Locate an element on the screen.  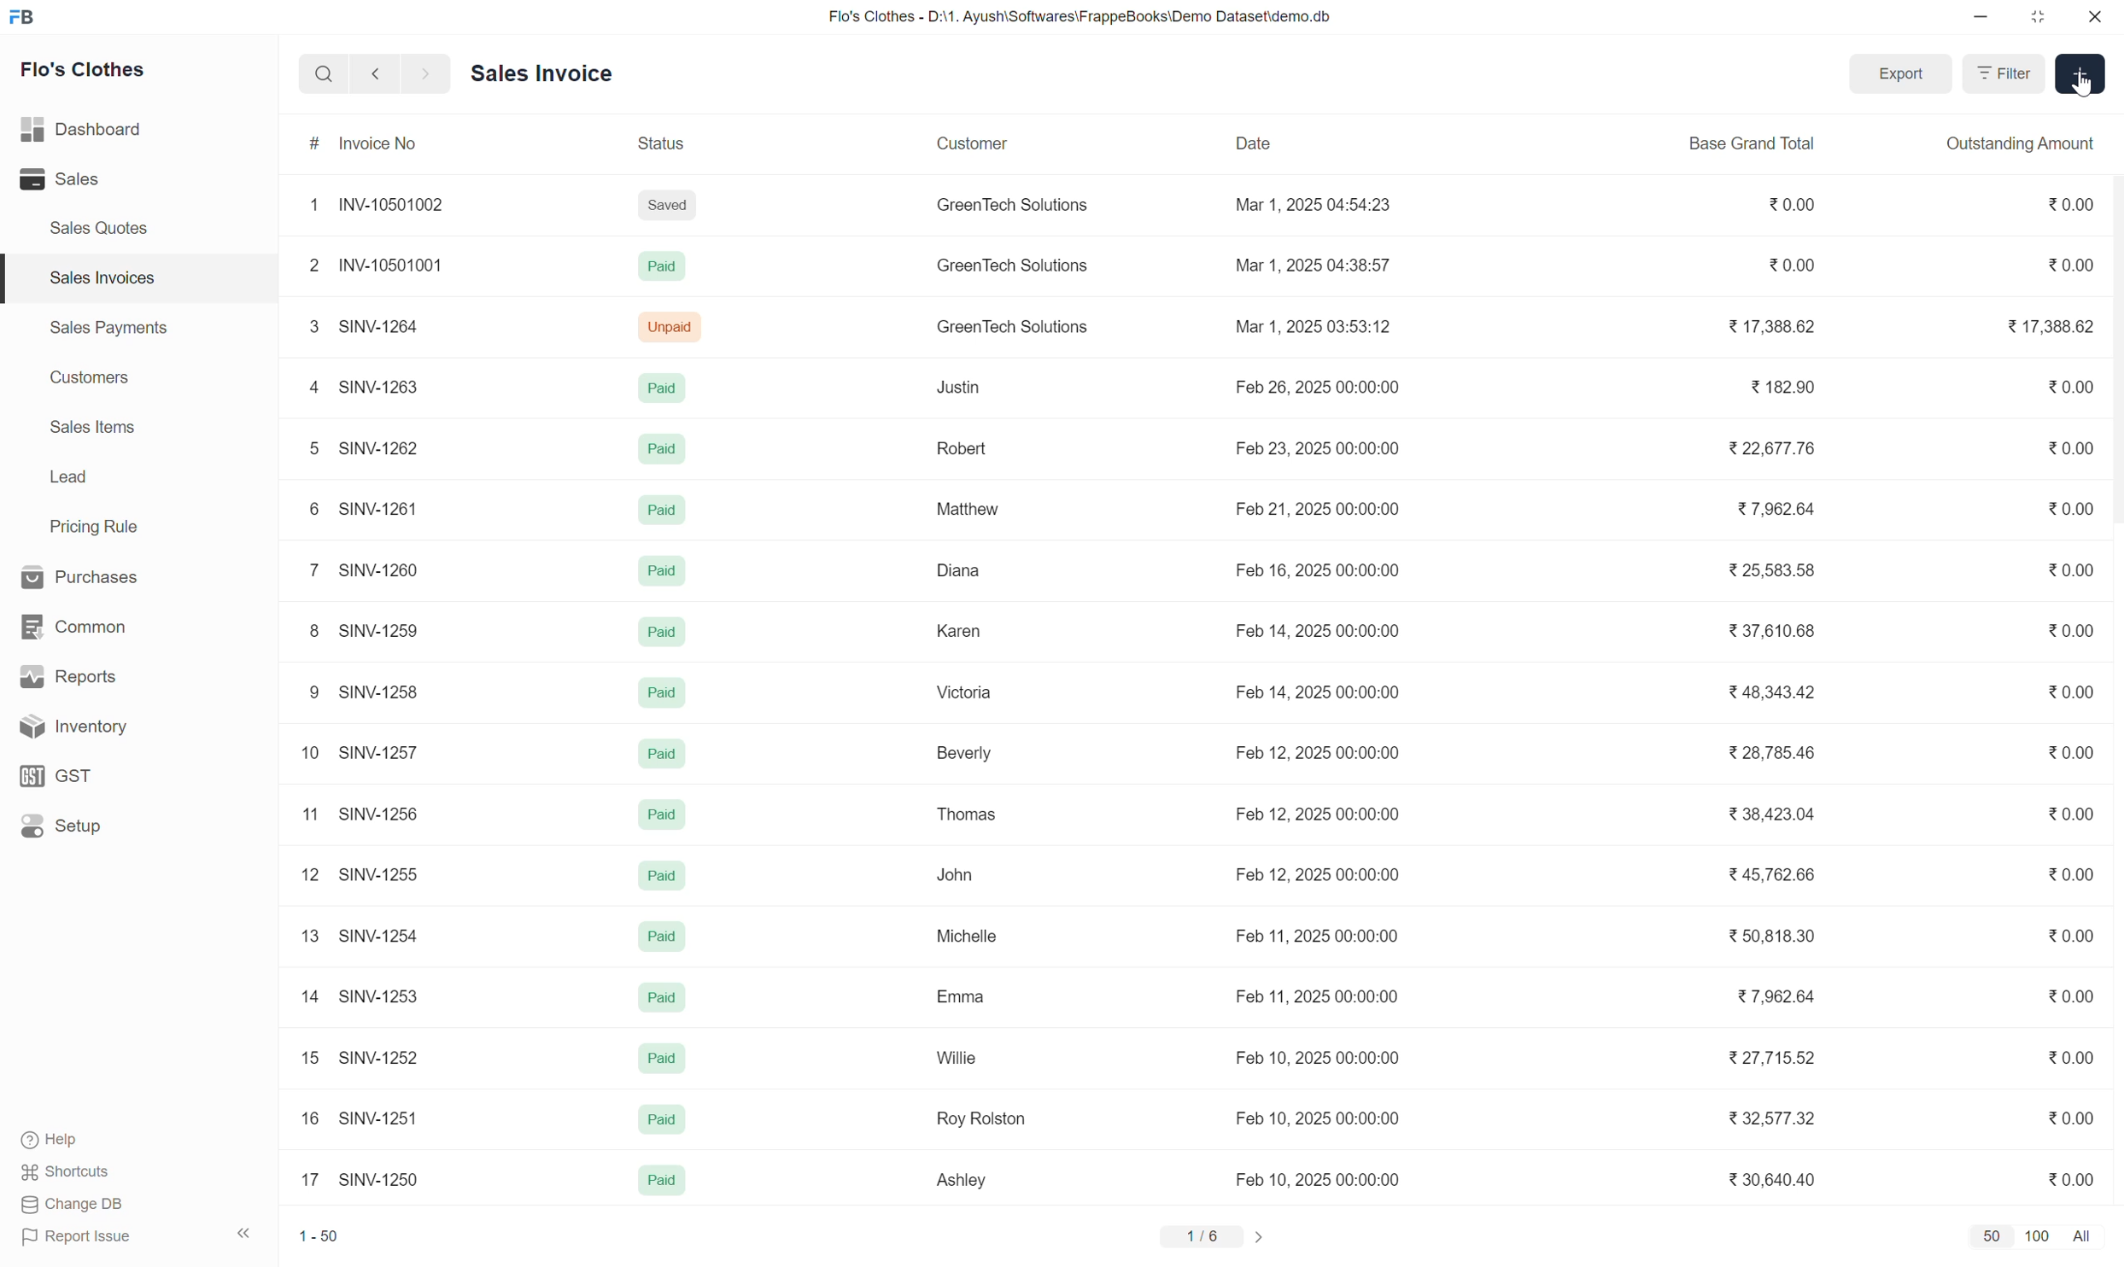
minimize  is located at coordinates (1988, 19).